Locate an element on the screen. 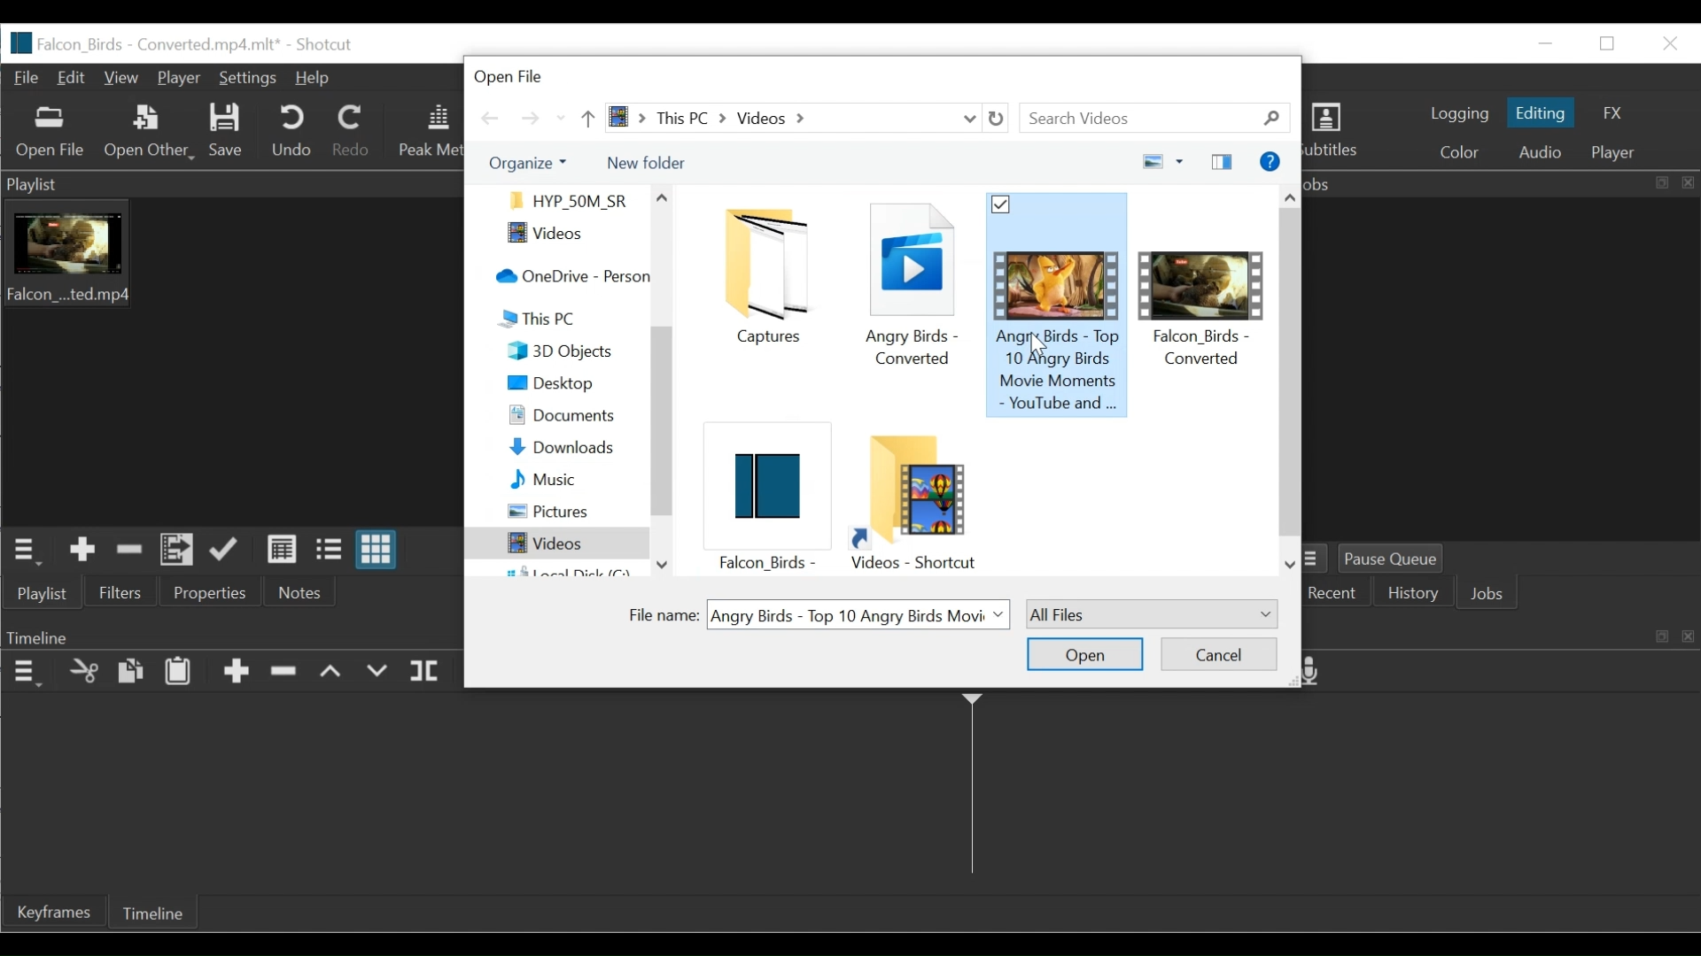 The height and width of the screenshot is (956, 1701). Recent is located at coordinates (561, 119).